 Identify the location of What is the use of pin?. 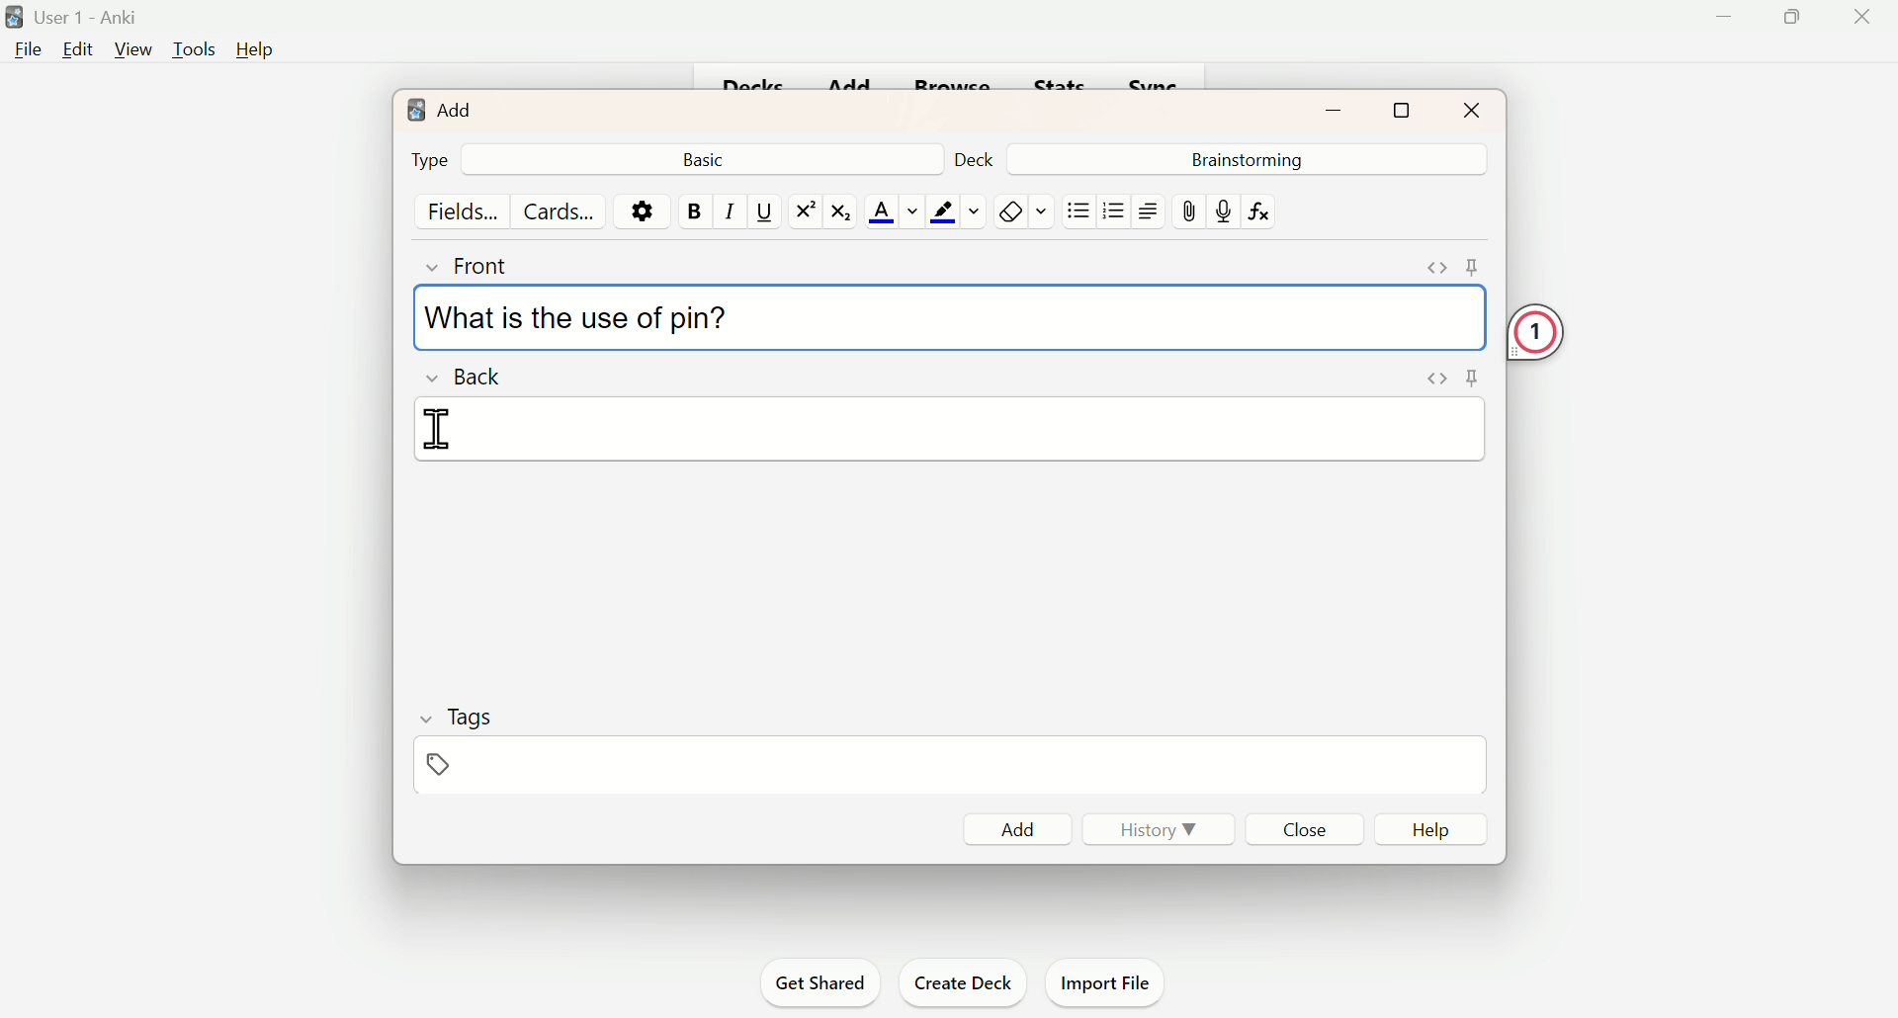
(575, 318).